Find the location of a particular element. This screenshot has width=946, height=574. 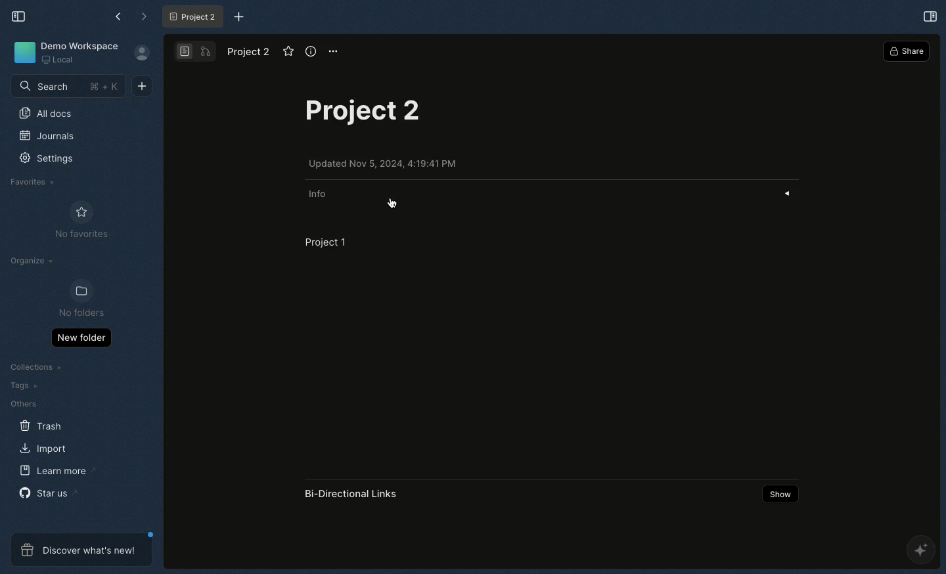

affine ai is located at coordinates (921, 548).